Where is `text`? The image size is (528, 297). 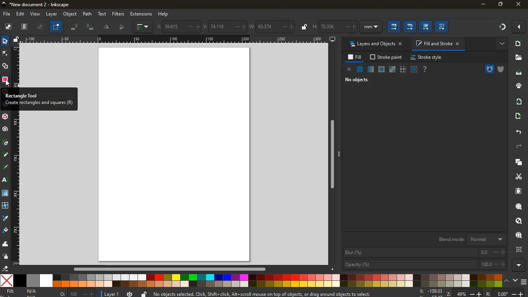 text is located at coordinates (6, 180).